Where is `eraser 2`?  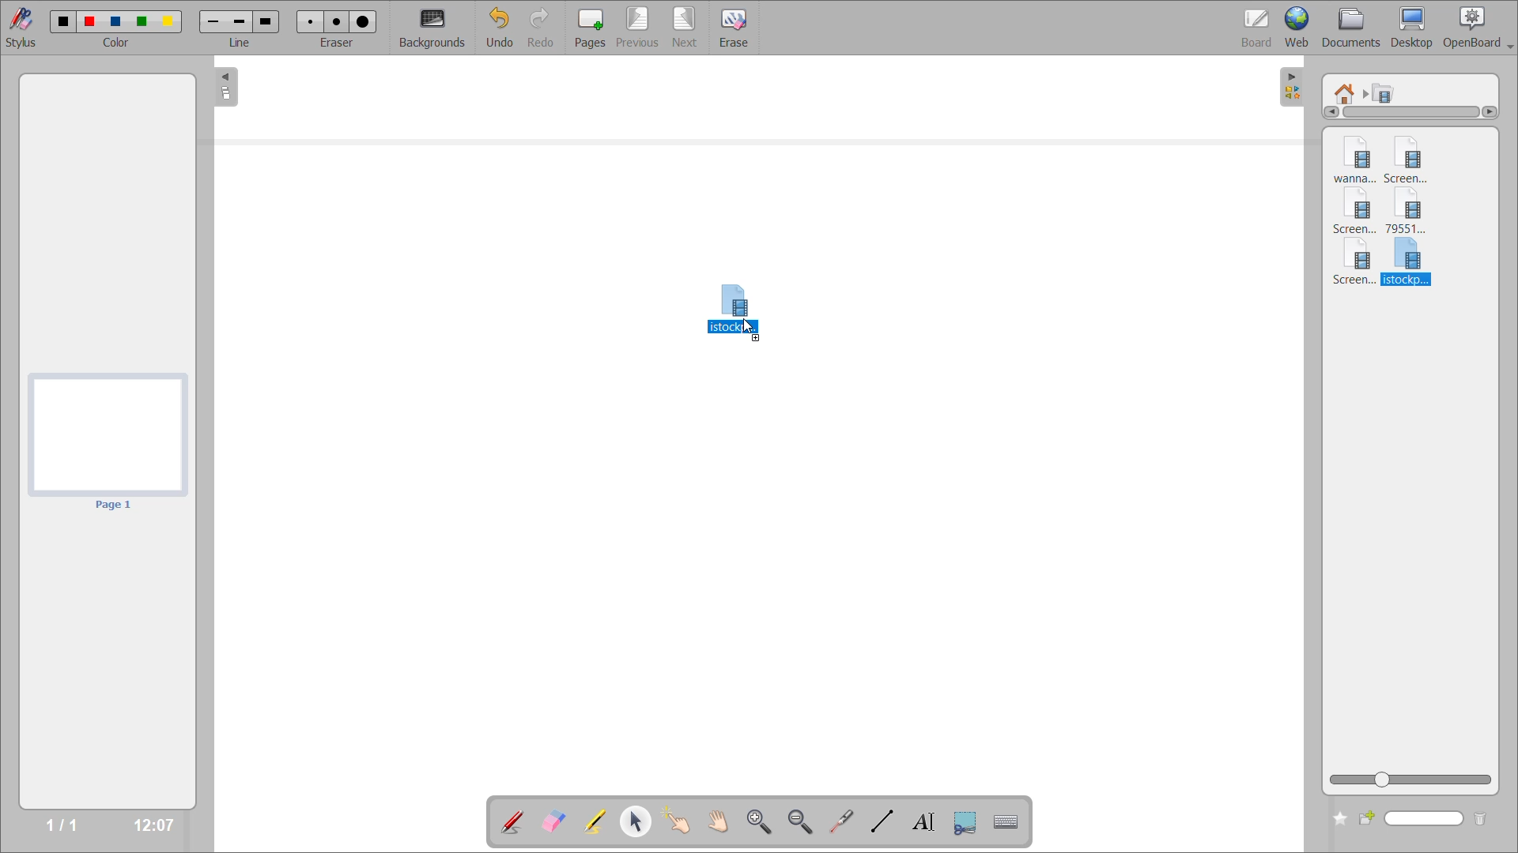 eraser 2 is located at coordinates (336, 22).